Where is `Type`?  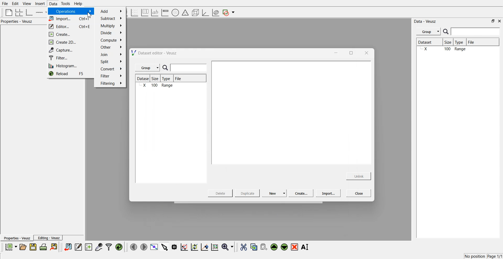
Type is located at coordinates (168, 78).